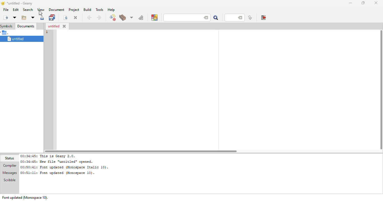 The width and height of the screenshot is (383, 201). I want to click on untitled, so click(15, 39).